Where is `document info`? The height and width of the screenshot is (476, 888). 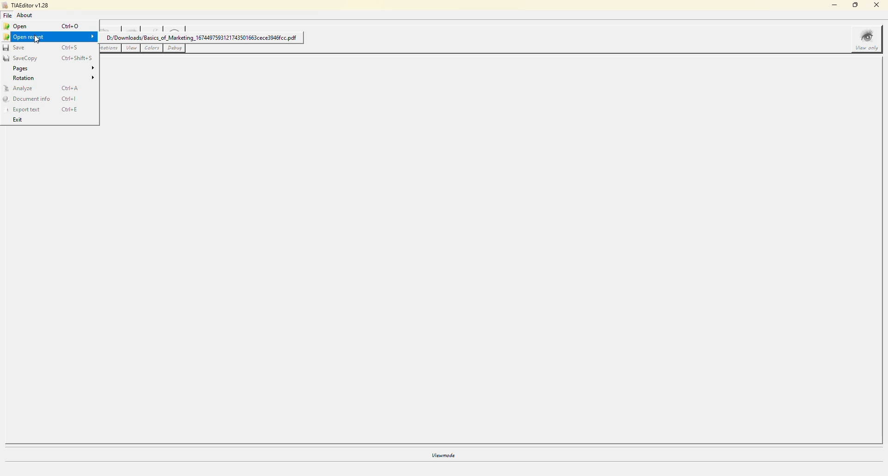 document info is located at coordinates (31, 99).